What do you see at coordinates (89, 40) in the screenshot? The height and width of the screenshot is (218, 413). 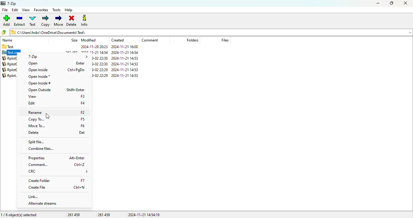 I see `modified` at bounding box center [89, 40].